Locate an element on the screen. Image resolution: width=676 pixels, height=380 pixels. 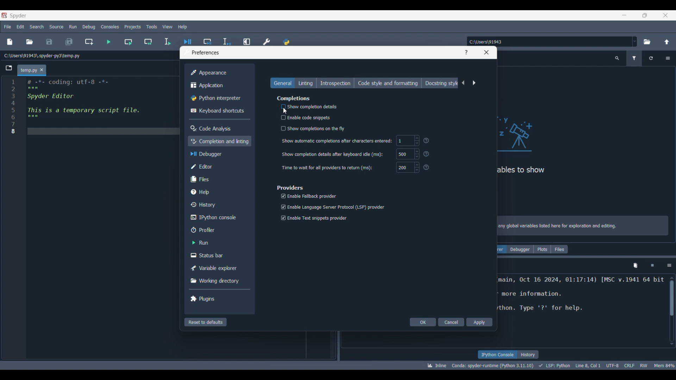
Reload variables is located at coordinates (651, 58).